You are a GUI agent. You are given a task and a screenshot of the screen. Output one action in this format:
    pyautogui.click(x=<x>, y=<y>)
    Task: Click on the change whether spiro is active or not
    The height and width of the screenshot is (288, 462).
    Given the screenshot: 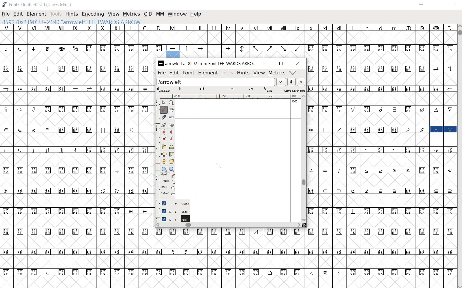 What is the action you would take?
    pyautogui.click(x=172, y=125)
    